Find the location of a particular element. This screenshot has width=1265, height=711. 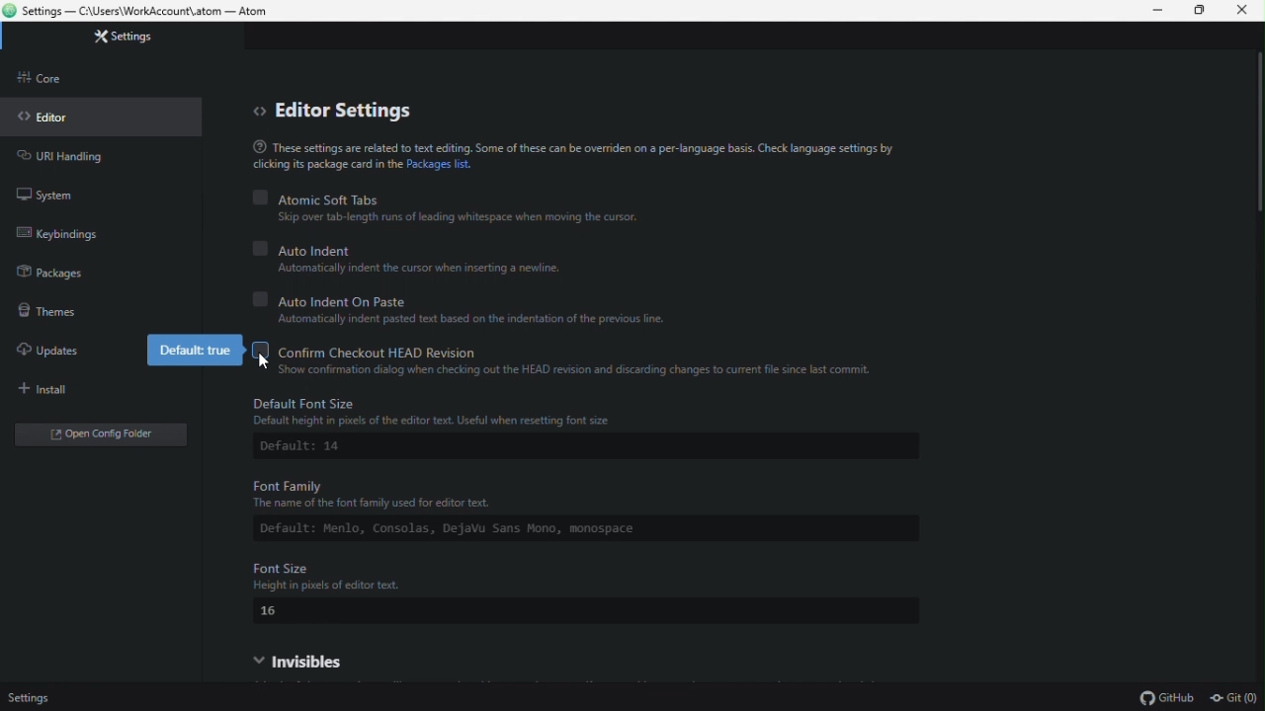

System is located at coordinates (58, 197).